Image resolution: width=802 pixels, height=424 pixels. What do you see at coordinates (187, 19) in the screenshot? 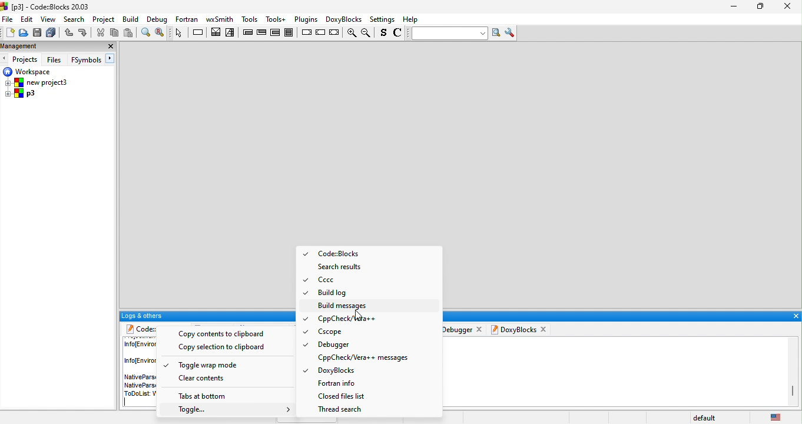
I see `fortan` at bounding box center [187, 19].